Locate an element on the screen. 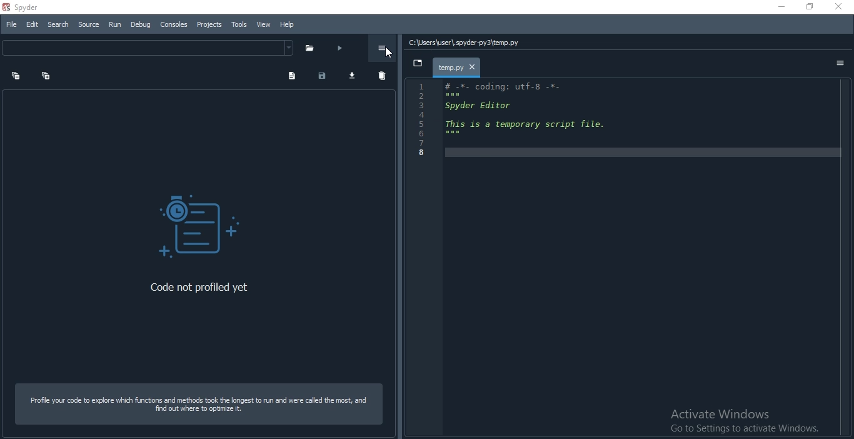 The image size is (854, 439). # -*- coding: utf-8 -*-
spyder Editor
This is a temporary script file. is located at coordinates (536, 111).